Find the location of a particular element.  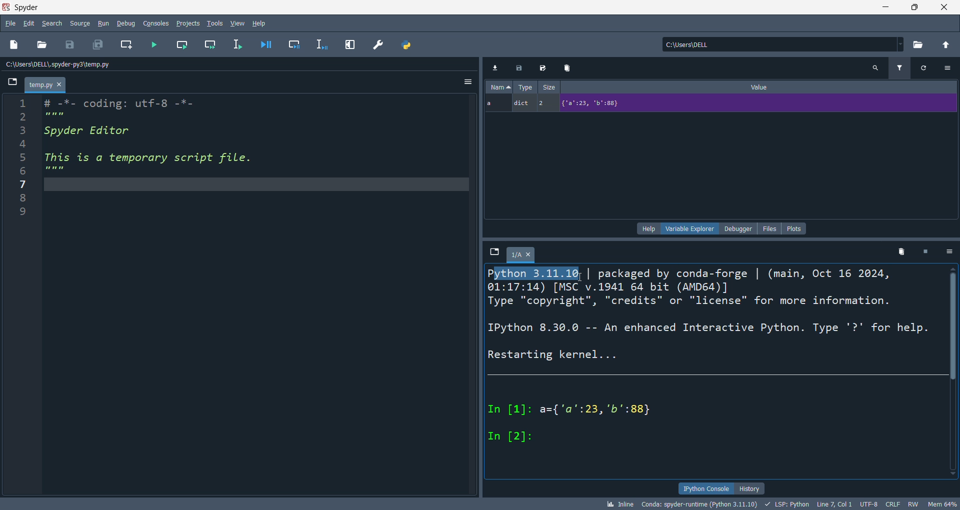

viewn is located at coordinates (238, 22).